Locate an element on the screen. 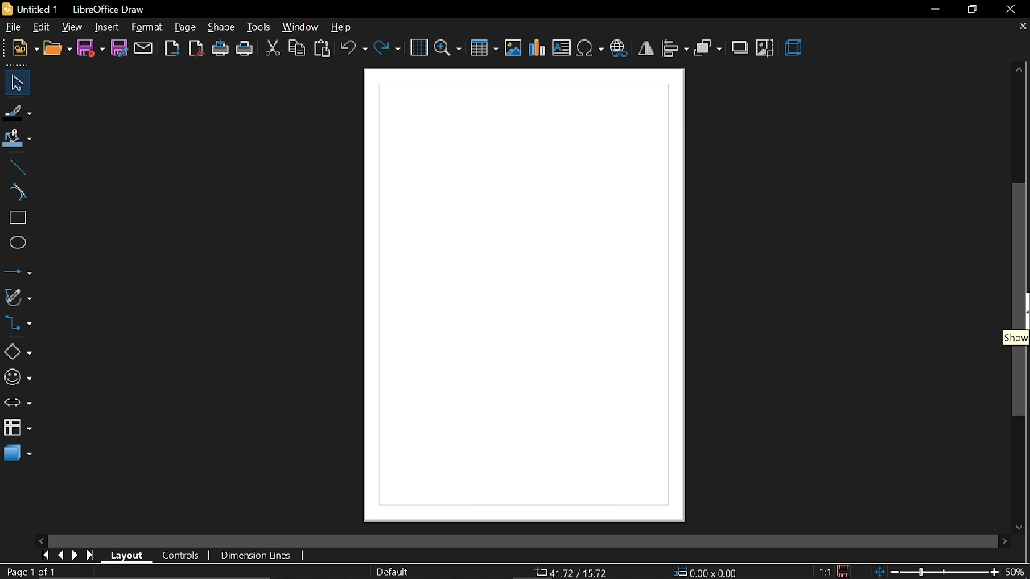 This screenshot has width=1030, height=579. copy is located at coordinates (296, 49).